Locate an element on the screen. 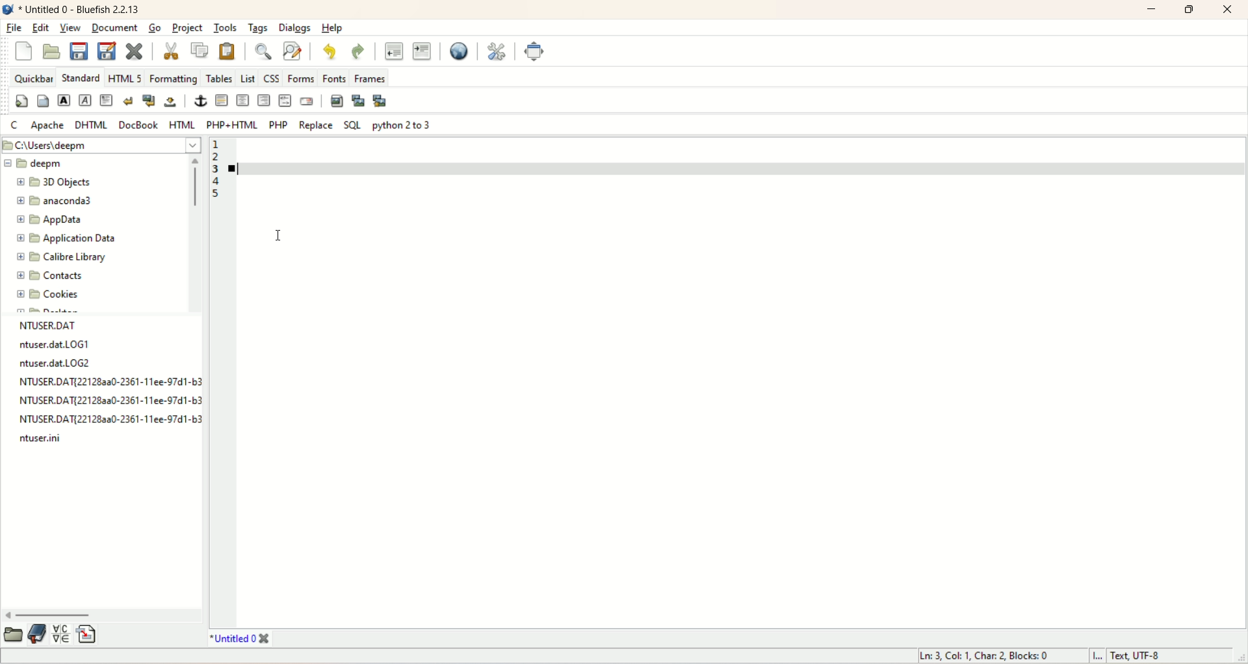 The height and width of the screenshot is (664, 1248). close current document is located at coordinates (136, 49).